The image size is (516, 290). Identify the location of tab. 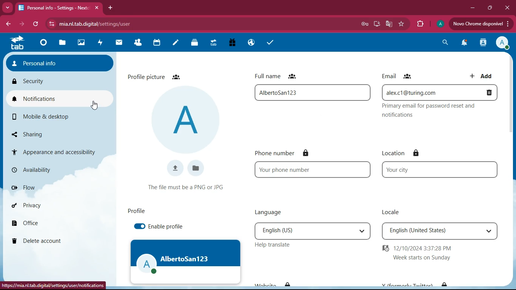
(17, 43).